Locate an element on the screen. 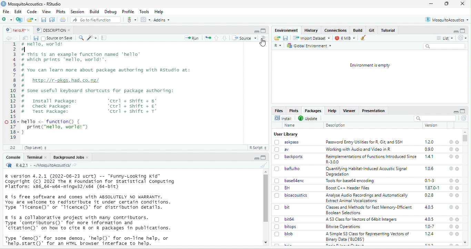 This screenshot has height=249, width=471. Clear workspace is located at coordinates (364, 38).